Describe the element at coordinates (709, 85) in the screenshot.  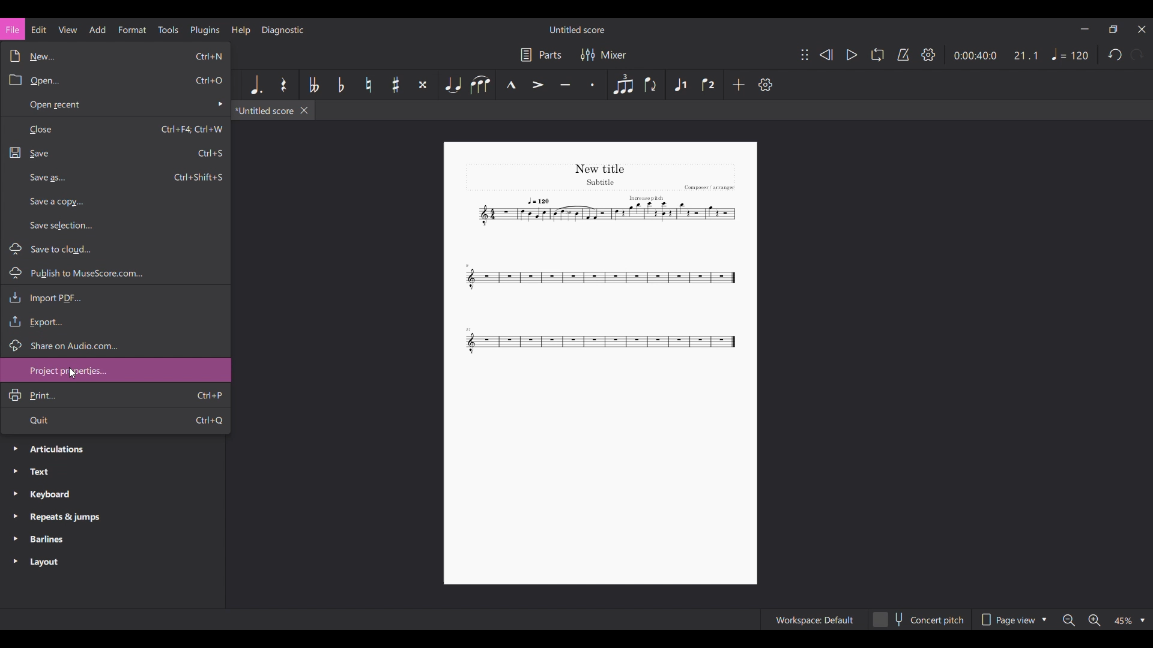
I see `Voice 2` at that location.